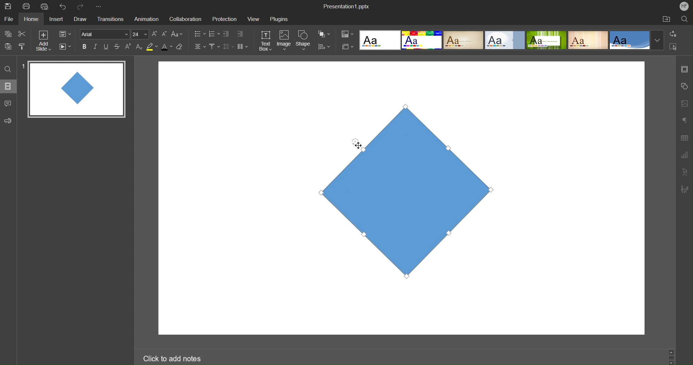 The width and height of the screenshot is (693, 365). What do you see at coordinates (198, 34) in the screenshot?
I see `Bullet List` at bounding box center [198, 34].